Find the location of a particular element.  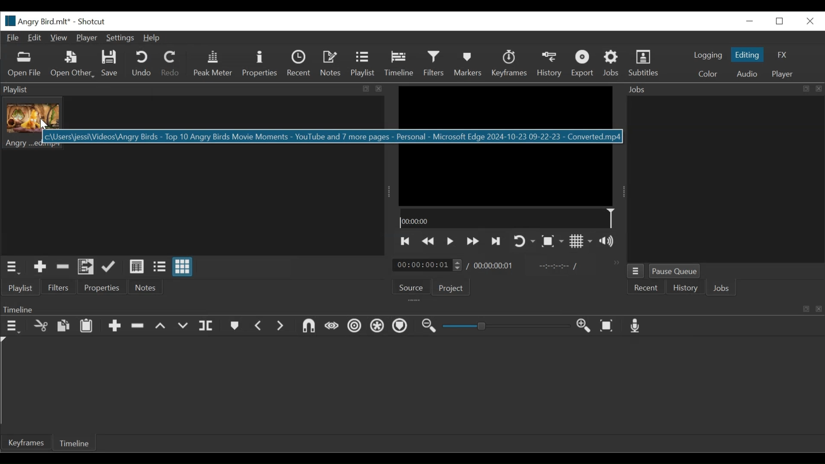

Zoom timeline to fit is located at coordinates (607, 327).